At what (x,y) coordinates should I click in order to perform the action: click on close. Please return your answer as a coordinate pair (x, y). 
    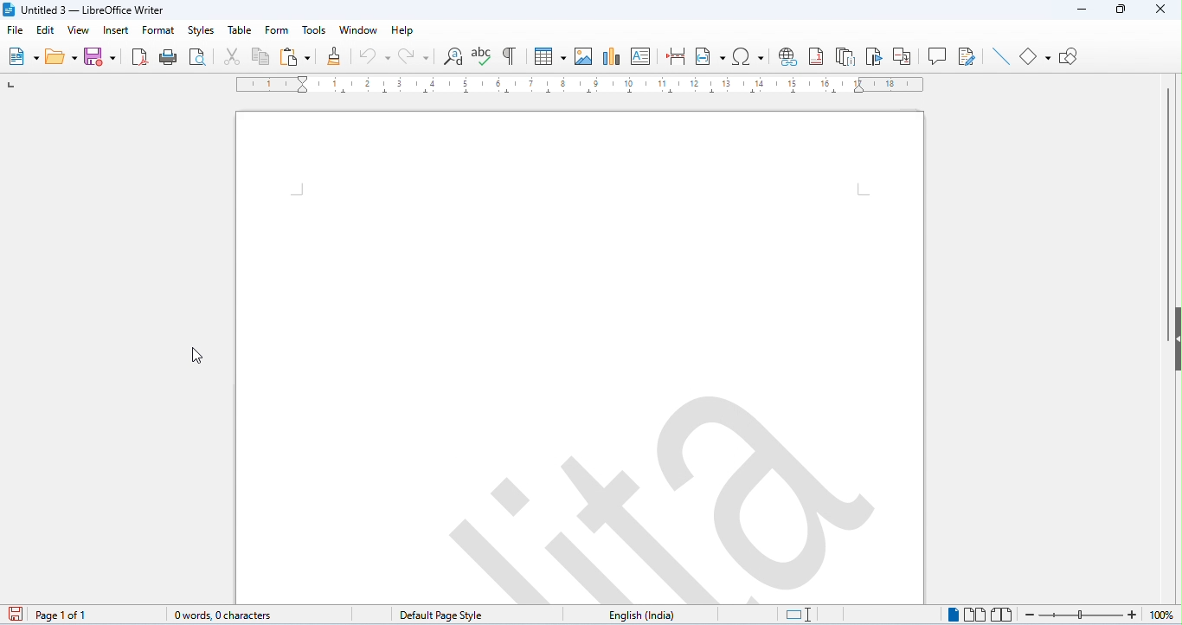
    Looking at the image, I should click on (1159, 9).